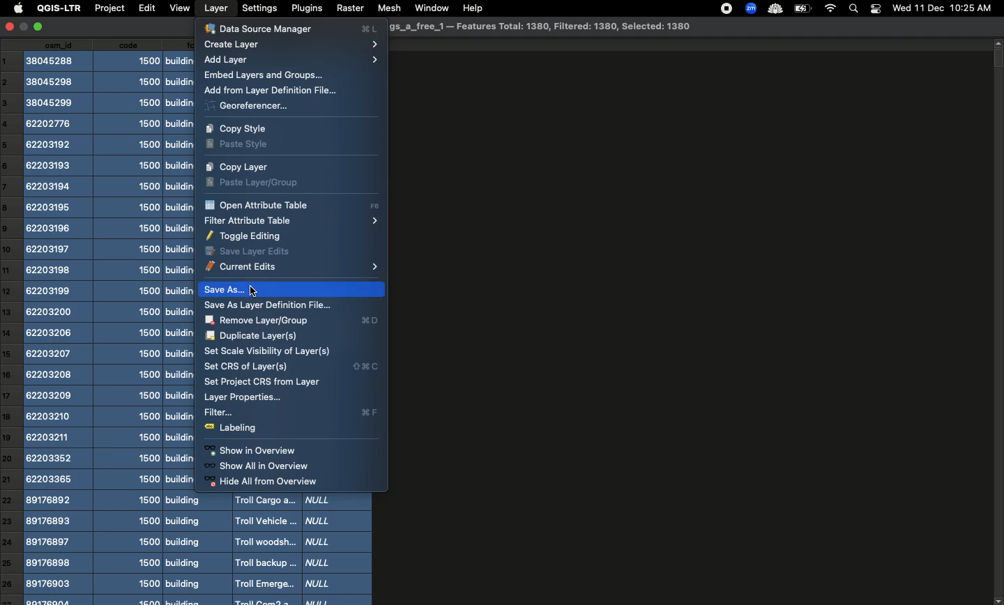 The height and width of the screenshot is (605, 1004). I want to click on Settings, so click(259, 8).